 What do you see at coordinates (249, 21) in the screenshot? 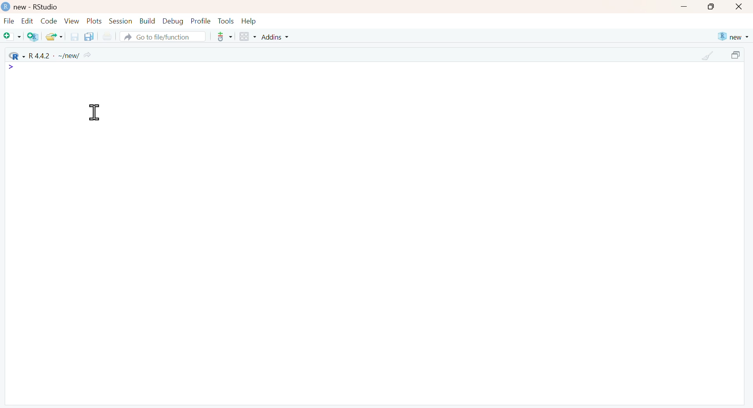
I see `Help` at bounding box center [249, 21].